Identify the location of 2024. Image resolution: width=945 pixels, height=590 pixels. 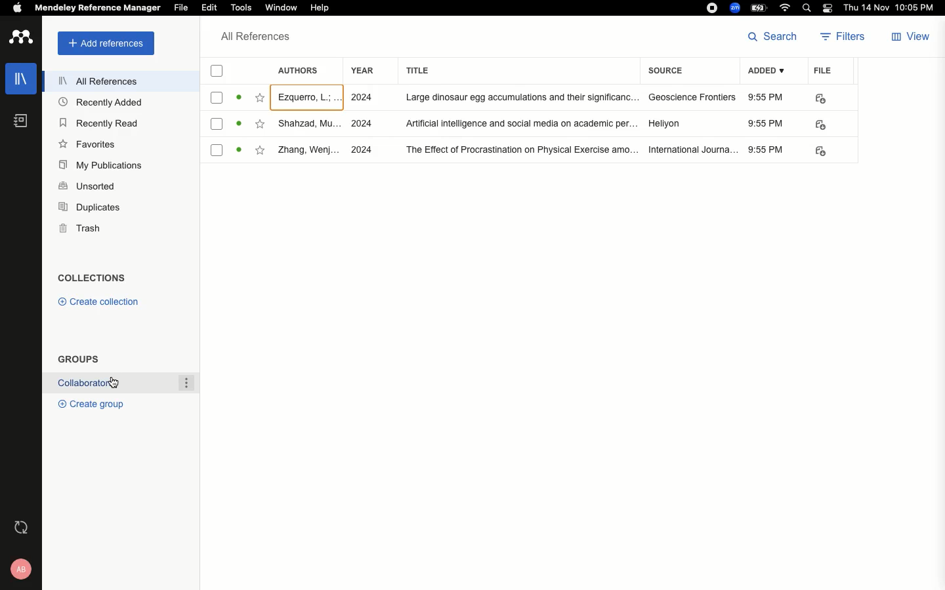
(364, 151).